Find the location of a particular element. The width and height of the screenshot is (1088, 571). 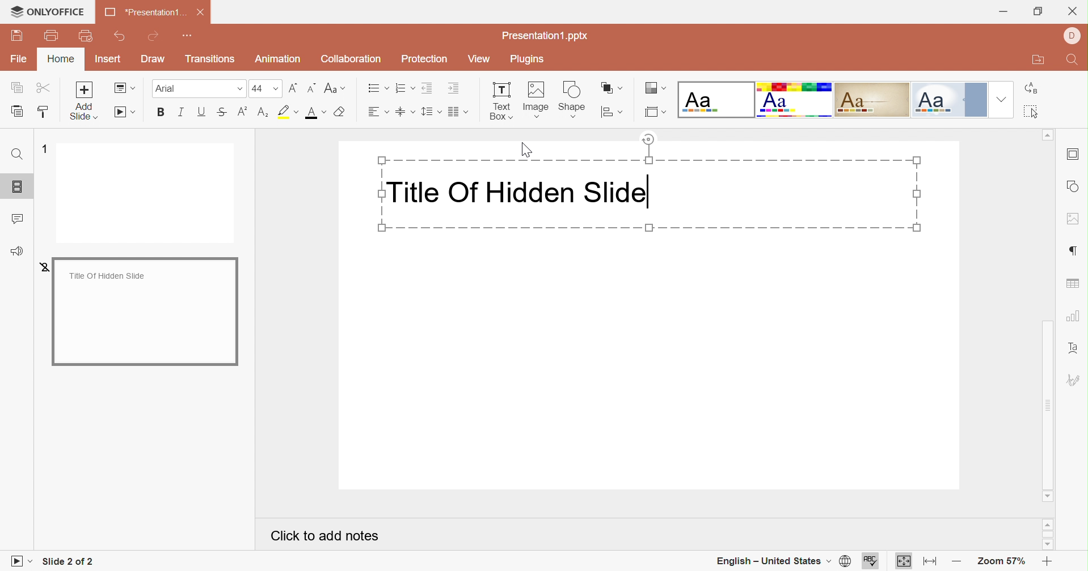

Insert columns is located at coordinates (458, 112).